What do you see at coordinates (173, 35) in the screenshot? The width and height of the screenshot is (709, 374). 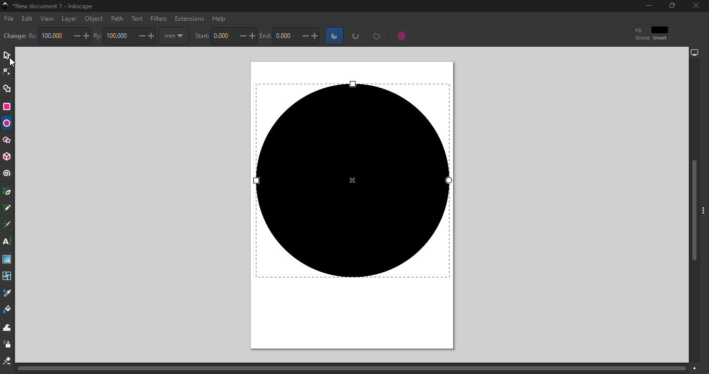 I see `Unit` at bounding box center [173, 35].